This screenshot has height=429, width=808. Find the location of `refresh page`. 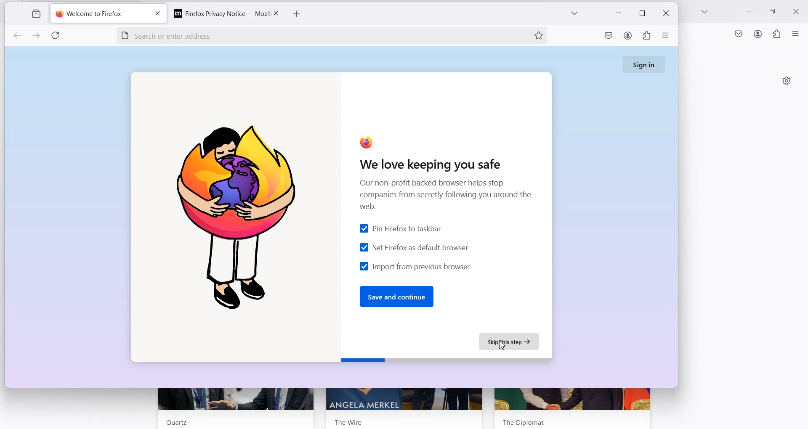

refresh page is located at coordinates (57, 37).